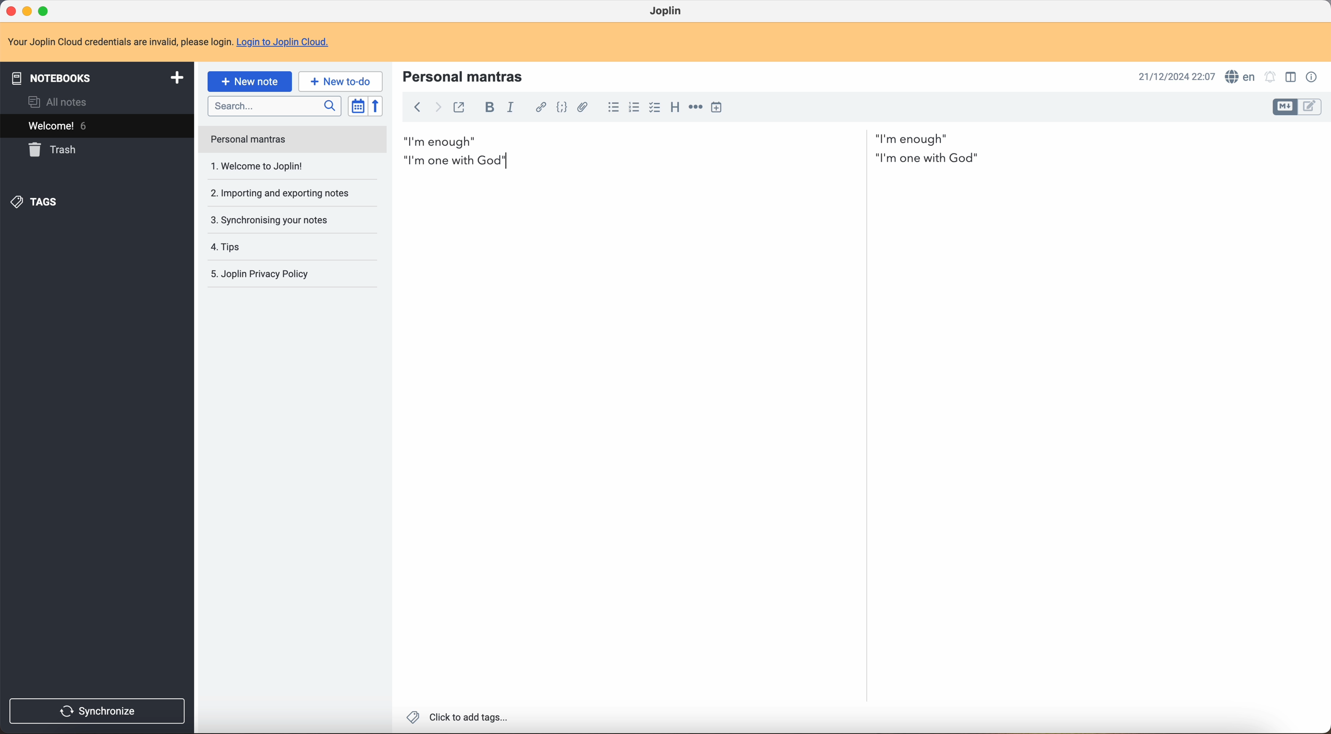 This screenshot has height=734, width=1331. Describe the element at coordinates (716, 107) in the screenshot. I see `insert time` at that location.